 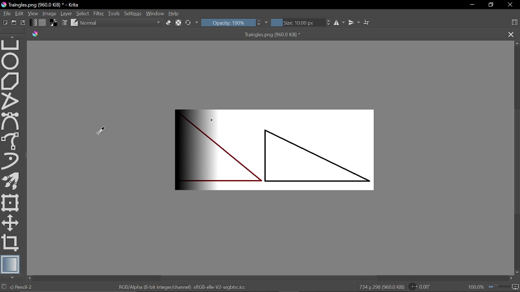 I want to click on View, so click(x=33, y=13).